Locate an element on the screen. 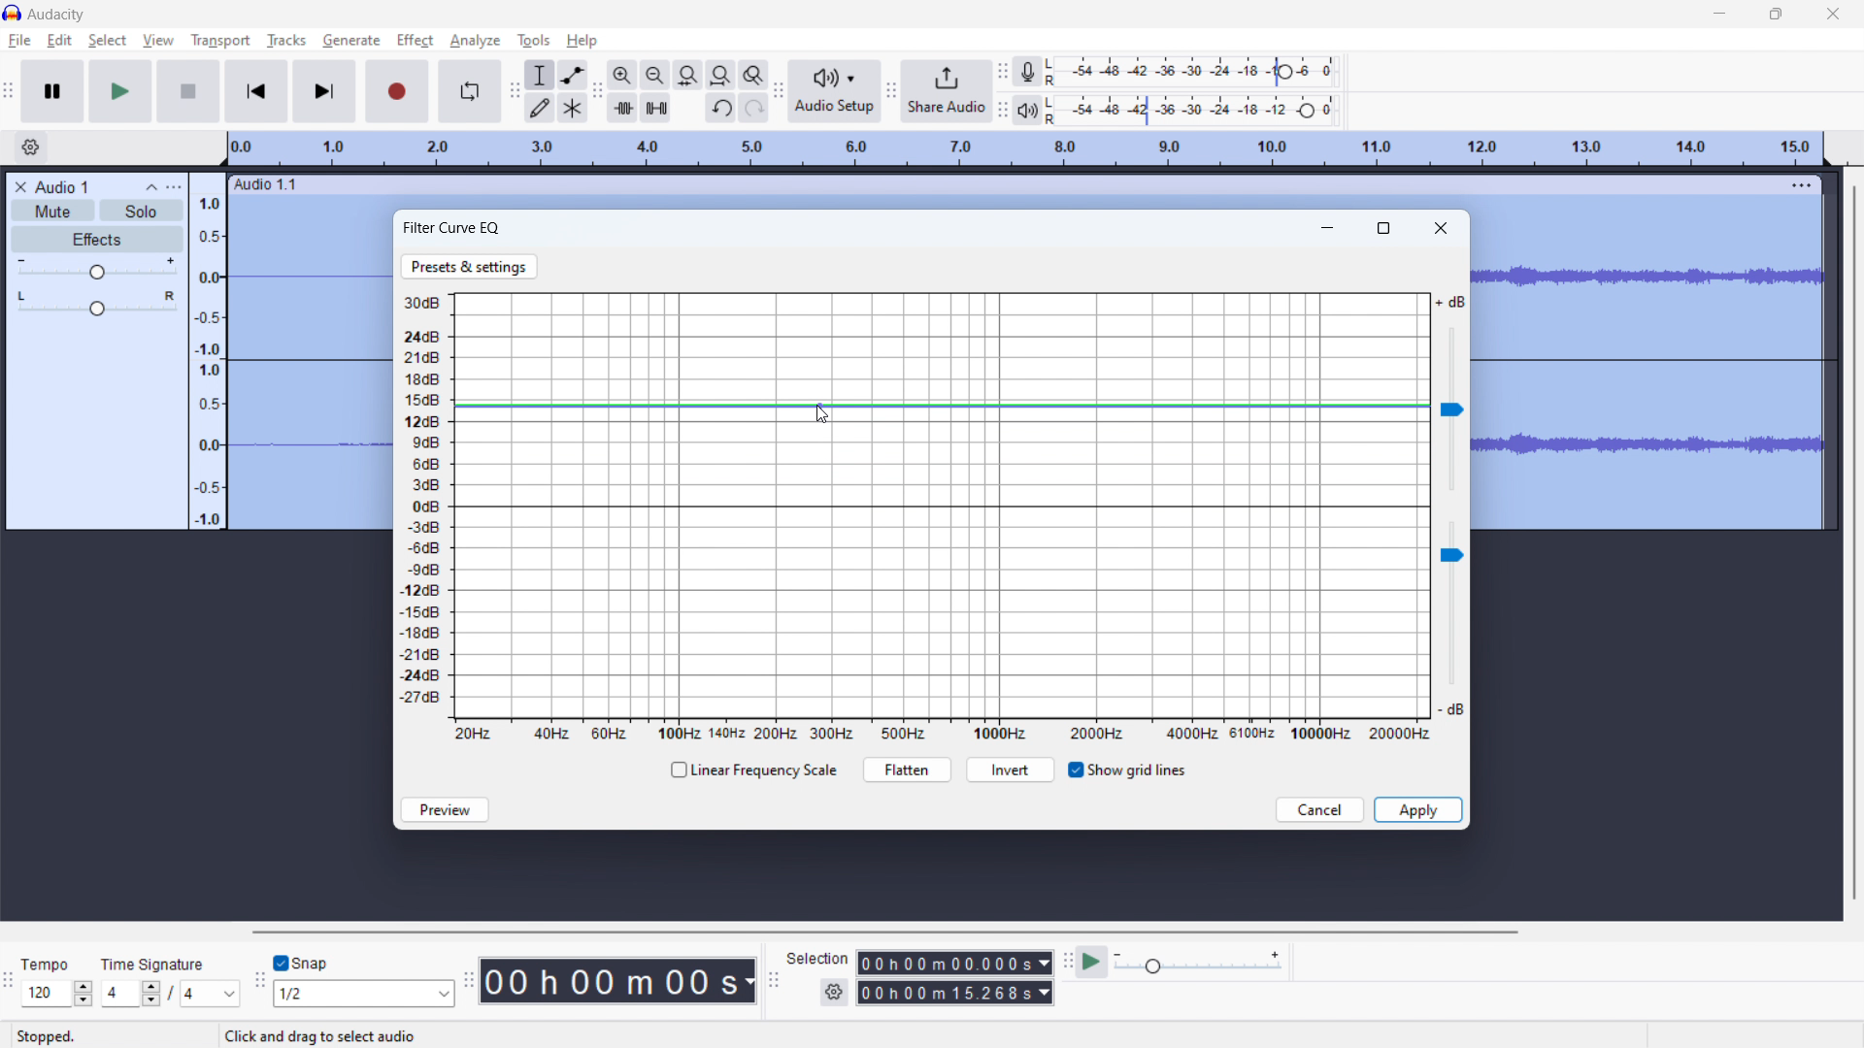  00h00m00.000s (start time) is located at coordinates (954, 961).